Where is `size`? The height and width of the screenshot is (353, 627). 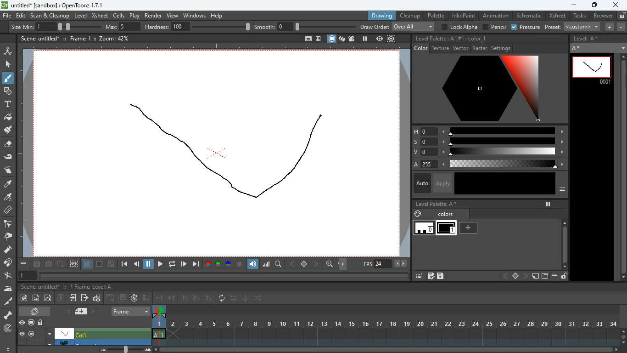 size is located at coordinates (76, 26).